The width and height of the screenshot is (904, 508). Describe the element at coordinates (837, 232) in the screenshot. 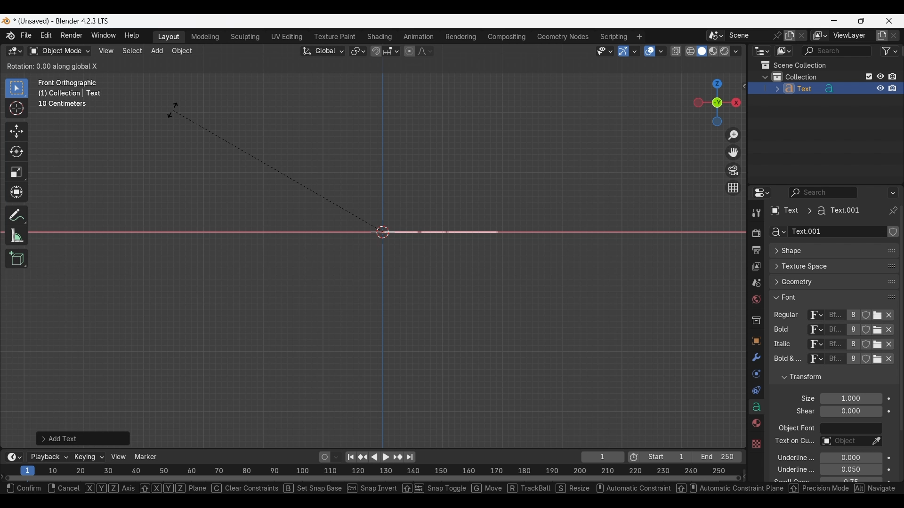

I see `Name` at that location.